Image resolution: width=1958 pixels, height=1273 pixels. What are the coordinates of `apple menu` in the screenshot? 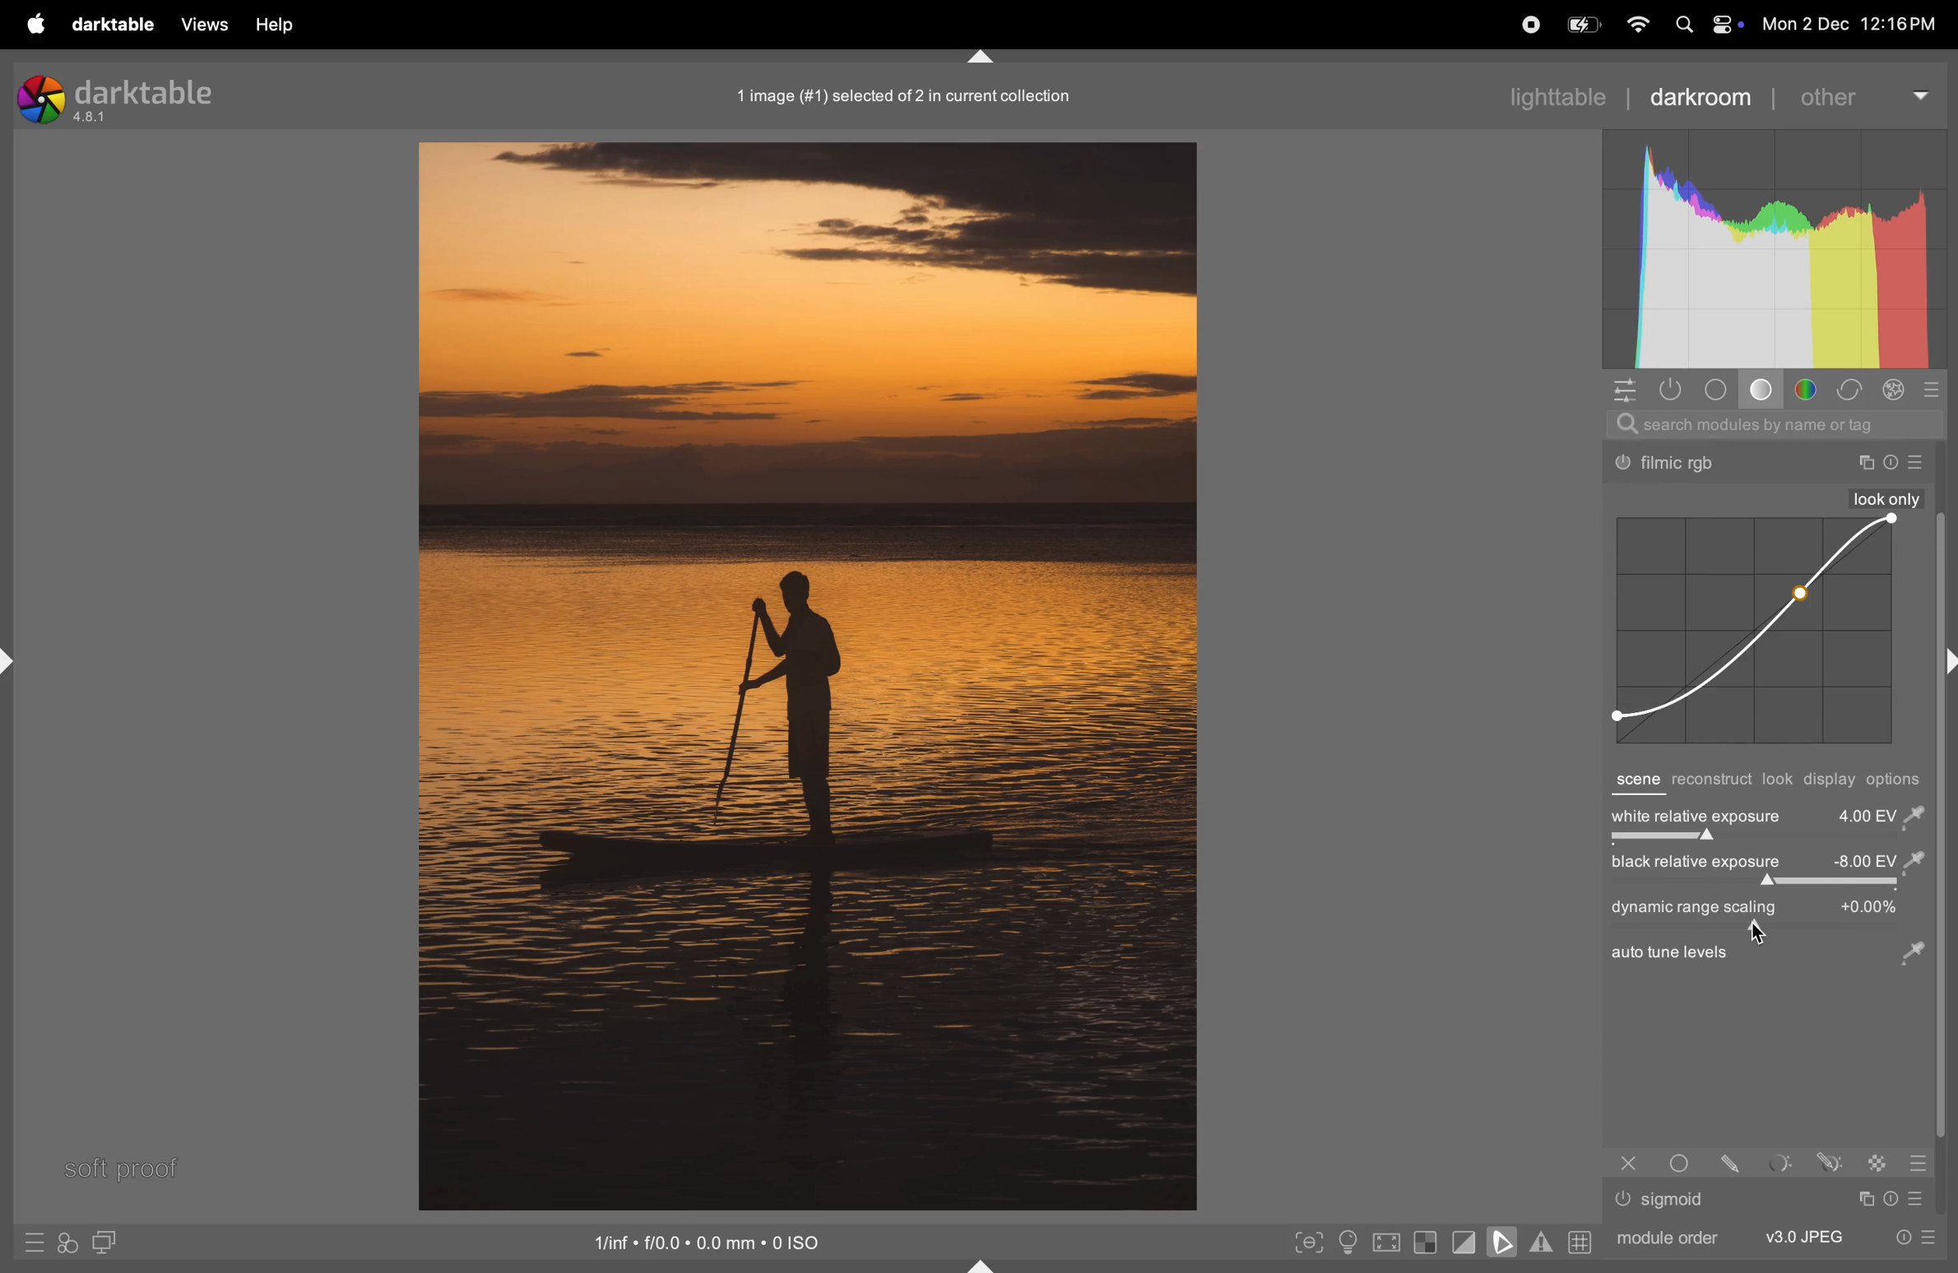 It's located at (32, 24).